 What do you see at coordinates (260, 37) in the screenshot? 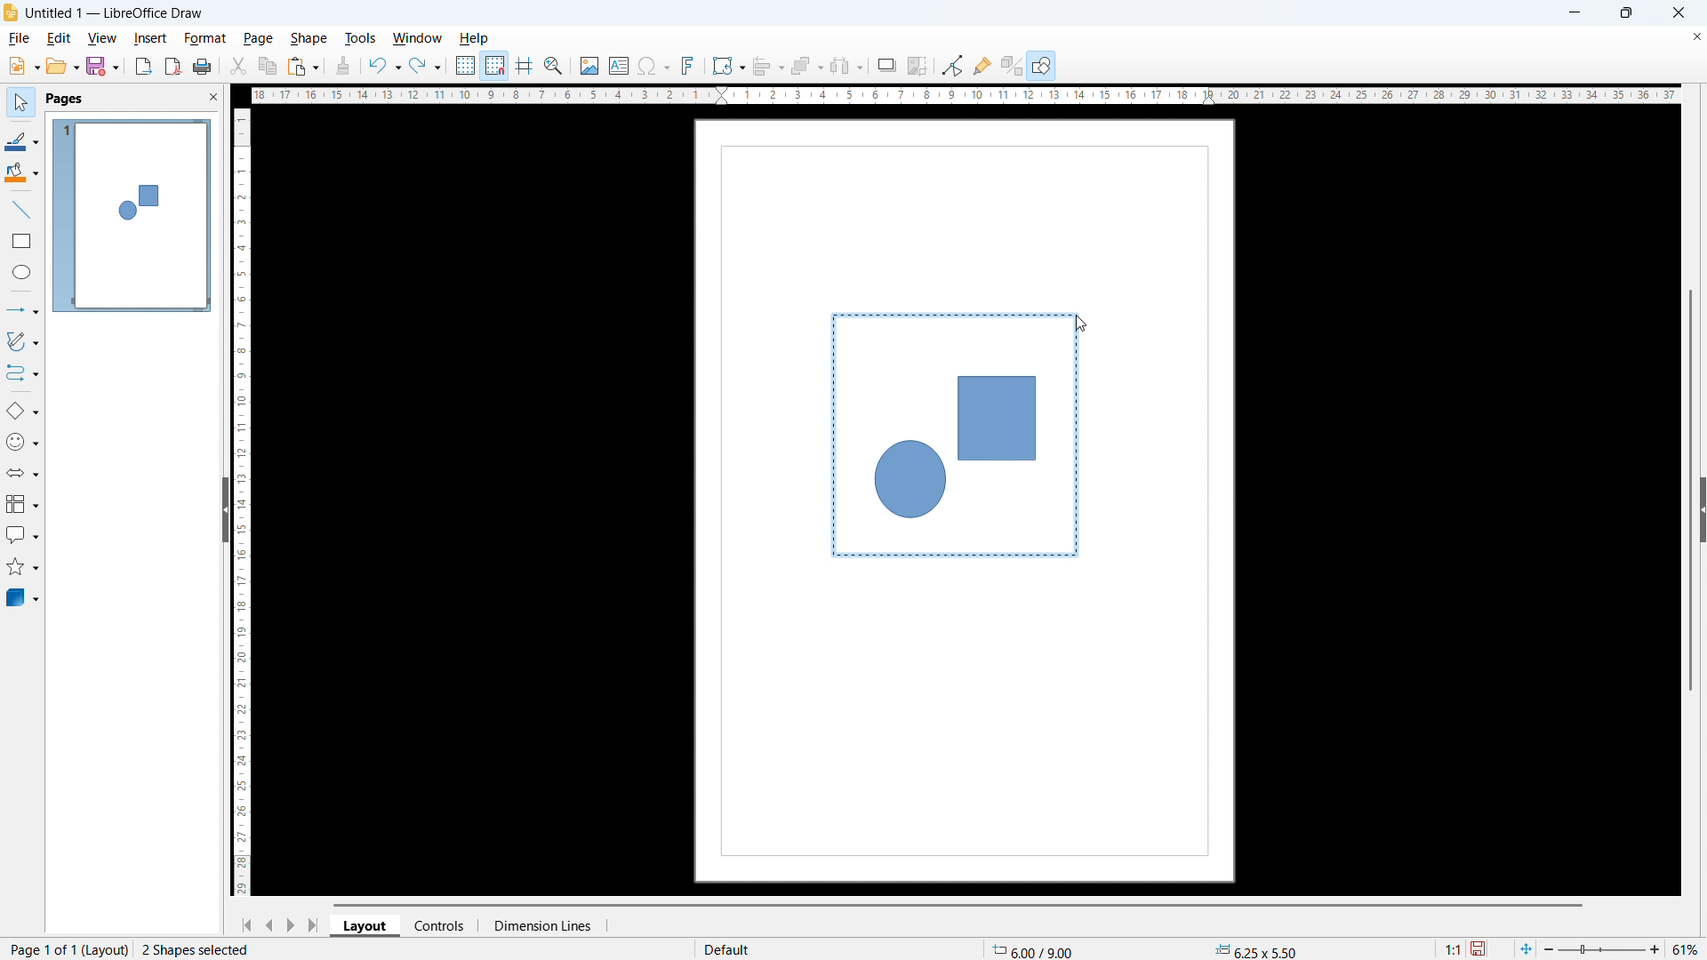
I see `page` at bounding box center [260, 37].